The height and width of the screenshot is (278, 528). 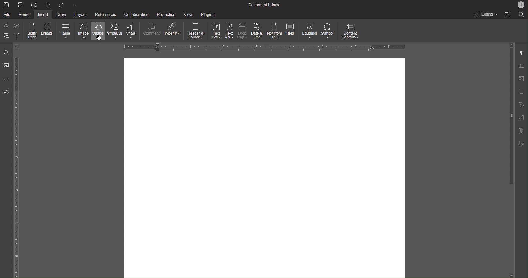 What do you see at coordinates (310, 32) in the screenshot?
I see `Equation` at bounding box center [310, 32].